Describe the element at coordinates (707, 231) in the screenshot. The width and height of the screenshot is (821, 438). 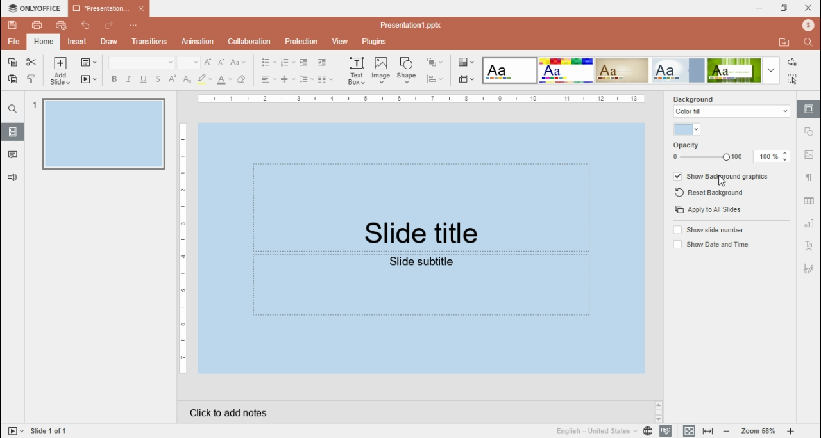
I see `checkbox: show slide number` at that location.